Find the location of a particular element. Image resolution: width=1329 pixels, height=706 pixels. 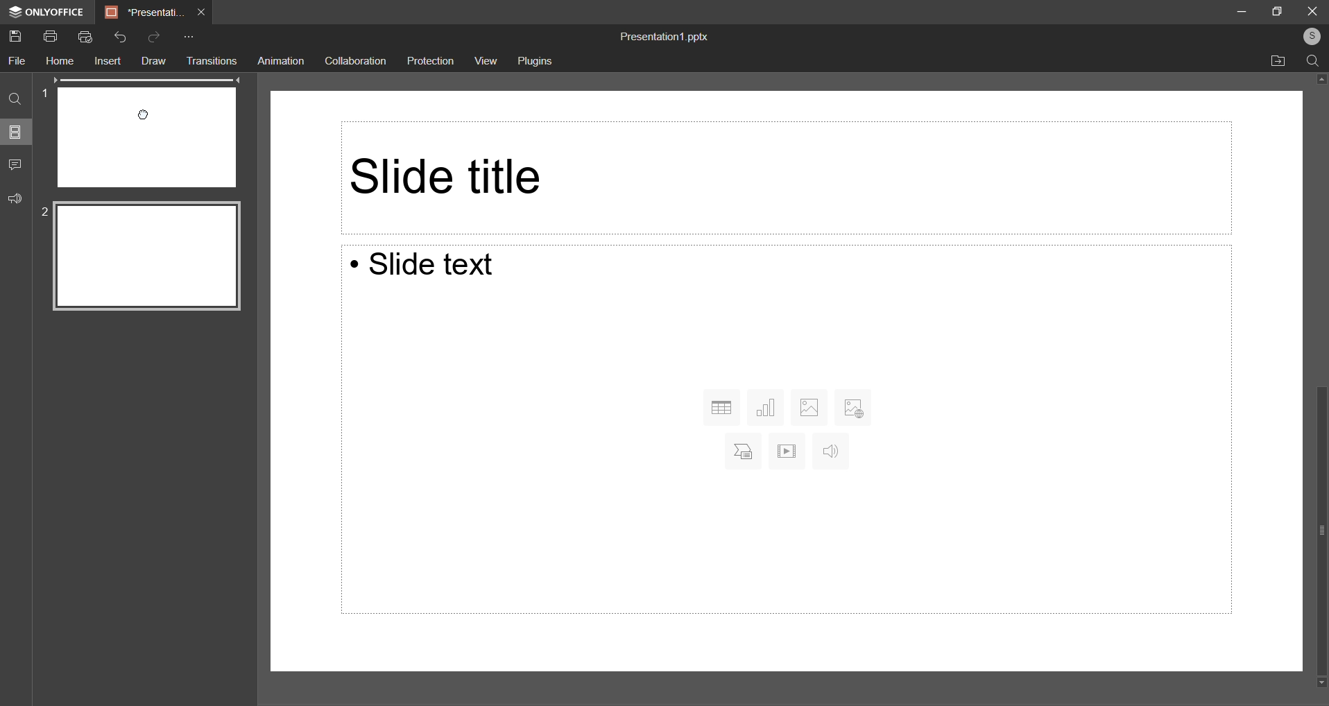

Collaboration is located at coordinates (359, 62).